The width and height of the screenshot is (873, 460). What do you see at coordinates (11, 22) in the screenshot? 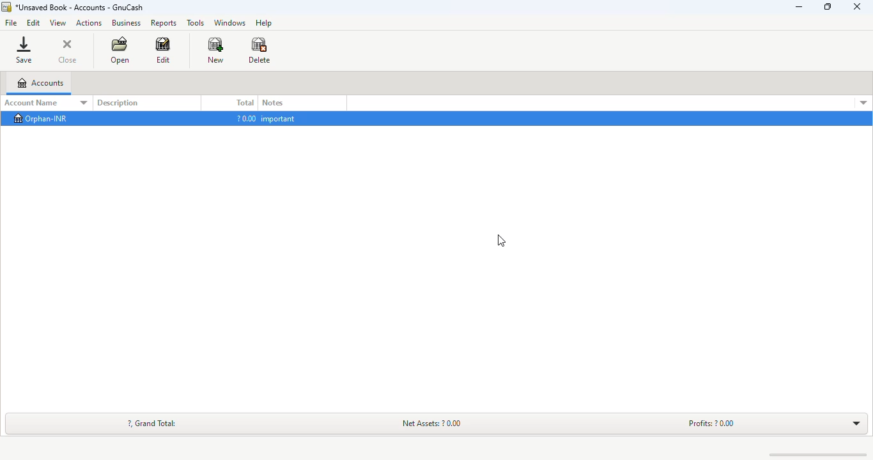
I see `file` at bounding box center [11, 22].